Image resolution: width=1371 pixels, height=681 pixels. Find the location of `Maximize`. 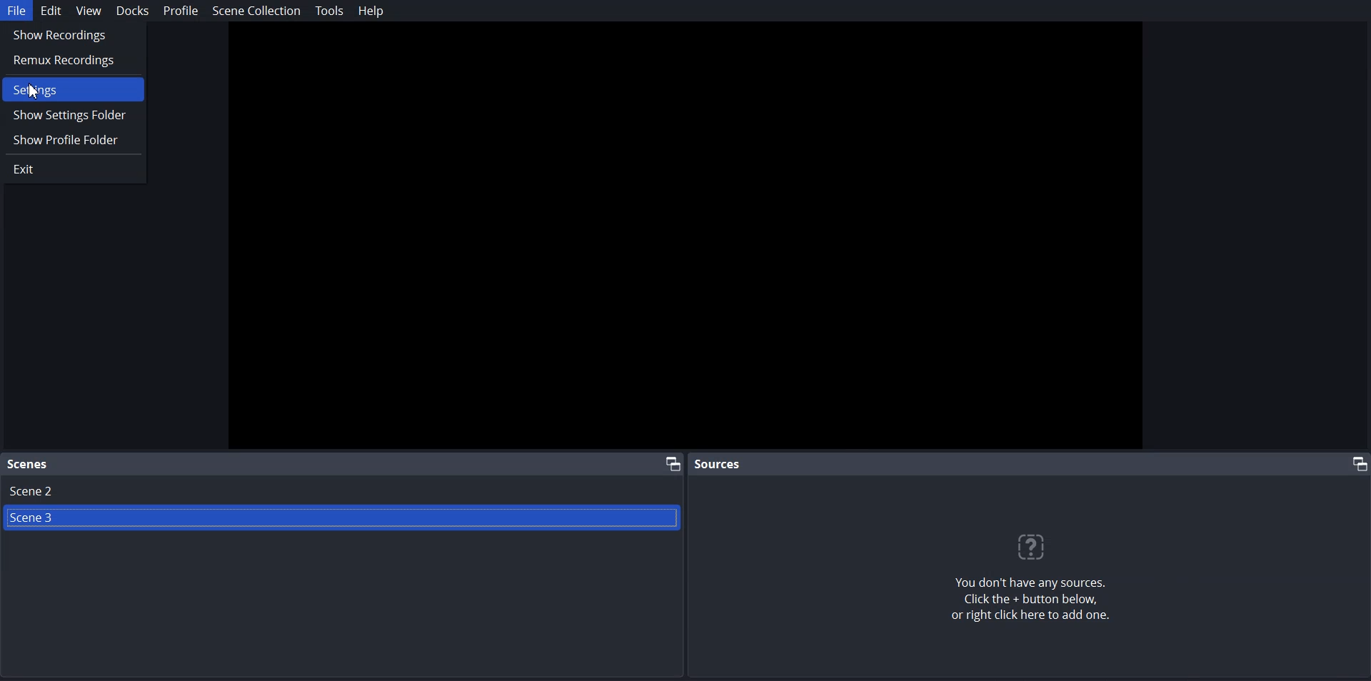

Maximize is located at coordinates (1355, 463).